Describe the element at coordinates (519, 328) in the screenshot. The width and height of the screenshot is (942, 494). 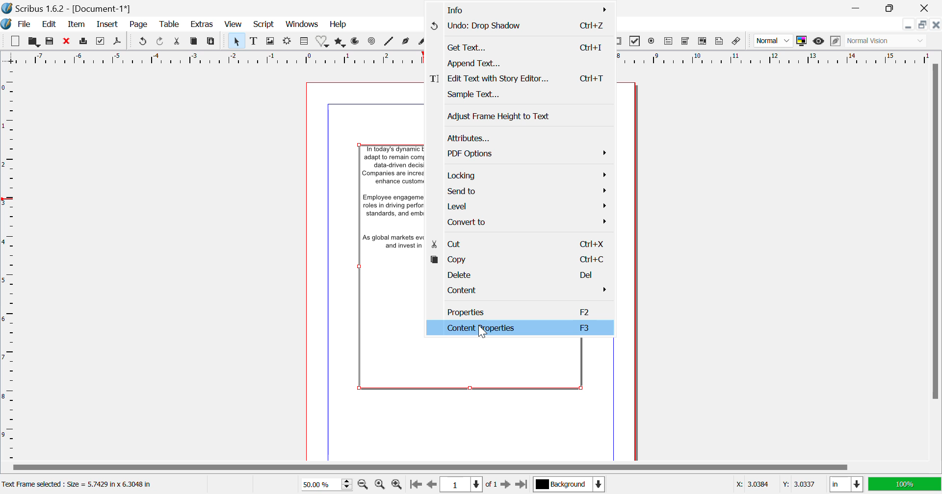
I see `Content Properties` at that location.